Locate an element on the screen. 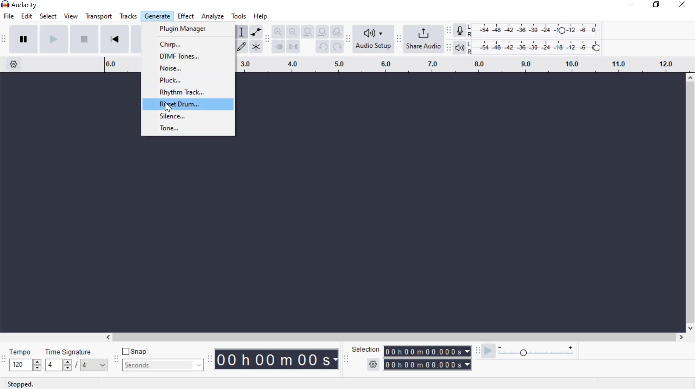 This screenshot has height=389, width=695. generate is located at coordinates (156, 16).